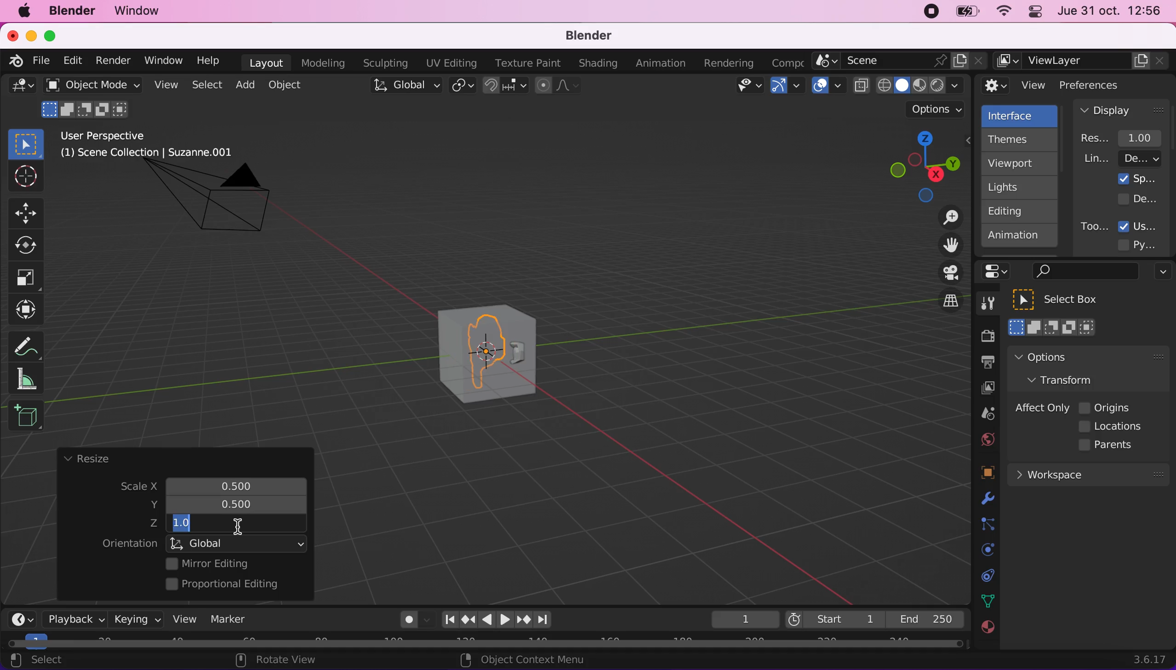 This screenshot has height=670, width=1176. Describe the element at coordinates (229, 619) in the screenshot. I see `marker` at that location.